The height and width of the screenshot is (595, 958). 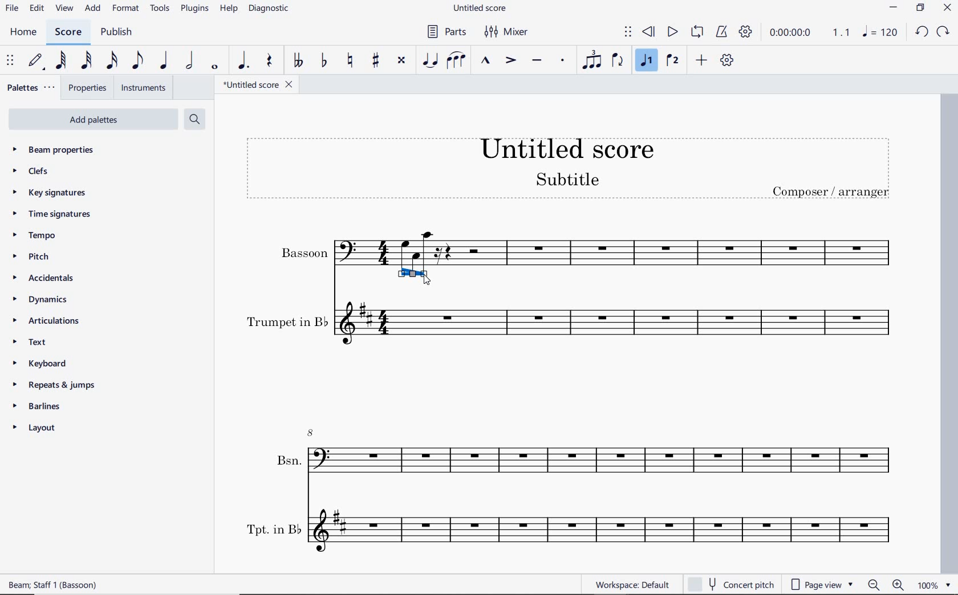 I want to click on toggle flat, so click(x=325, y=60).